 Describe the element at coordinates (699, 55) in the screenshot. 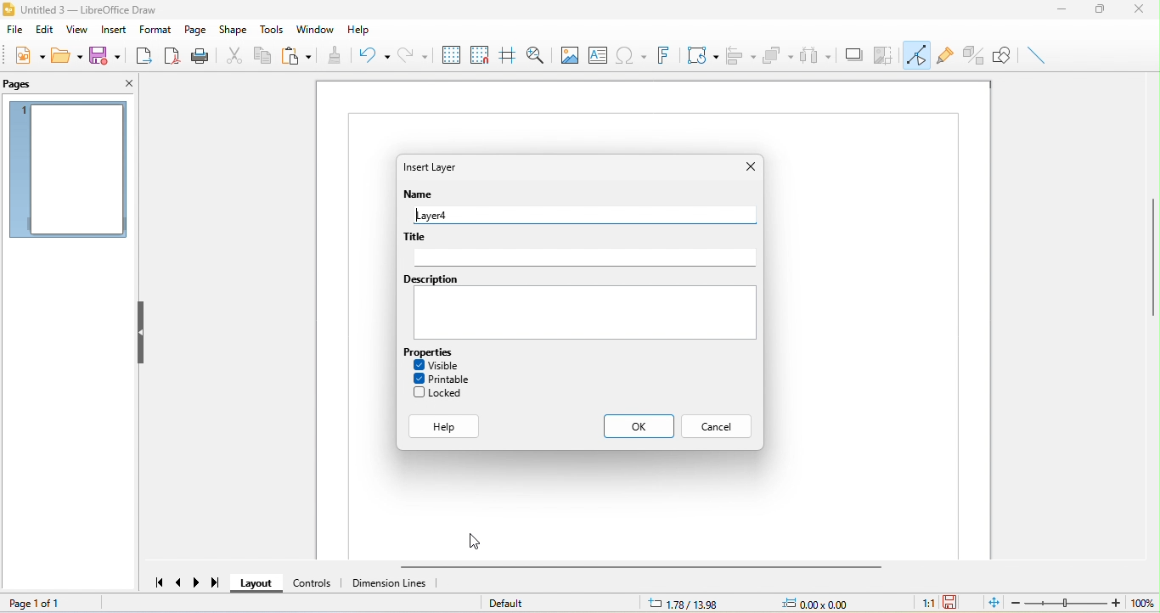

I see `transformation` at that location.